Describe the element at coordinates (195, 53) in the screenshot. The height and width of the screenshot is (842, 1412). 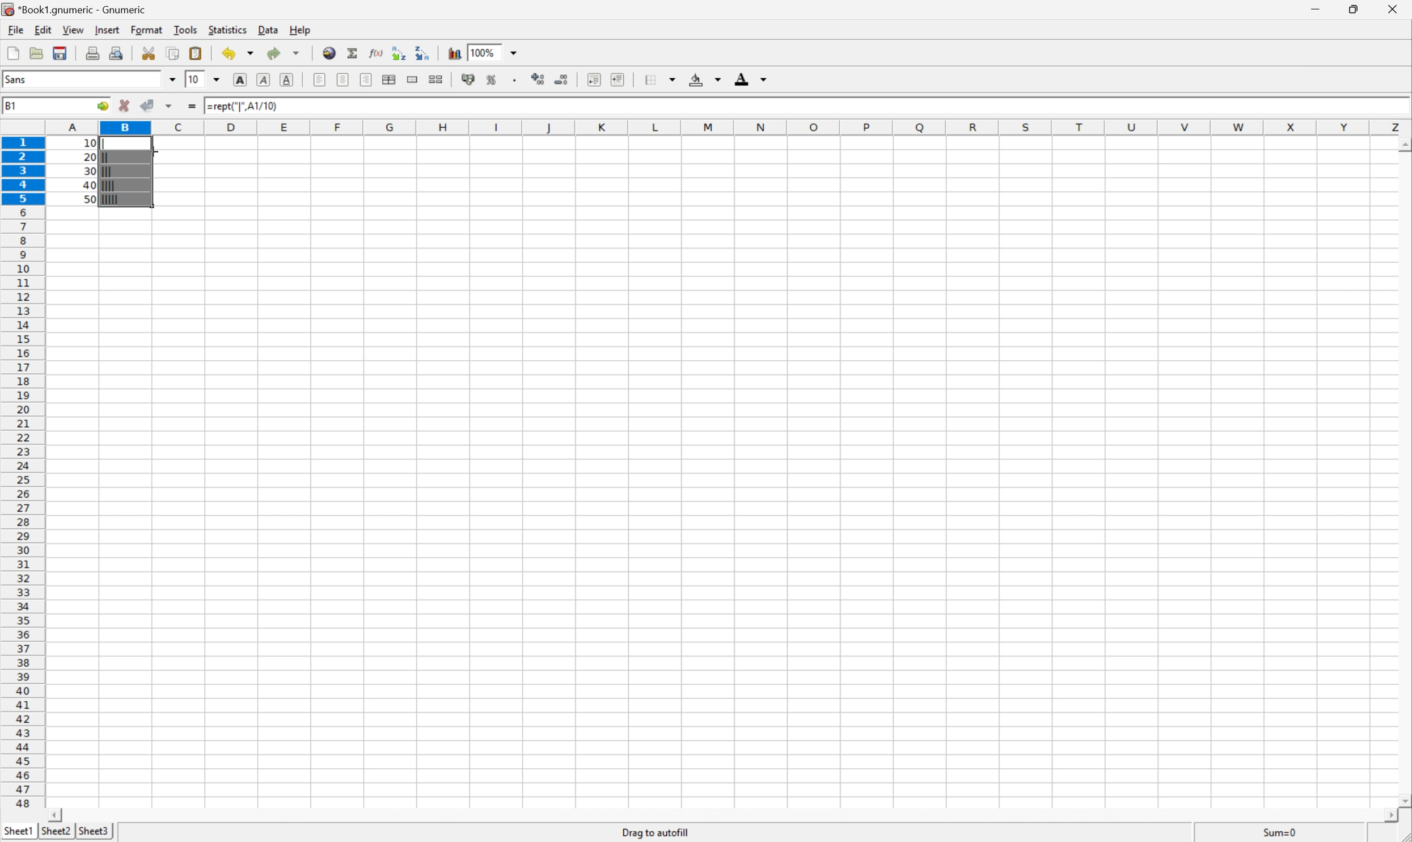
I see `Paste clipboard` at that location.